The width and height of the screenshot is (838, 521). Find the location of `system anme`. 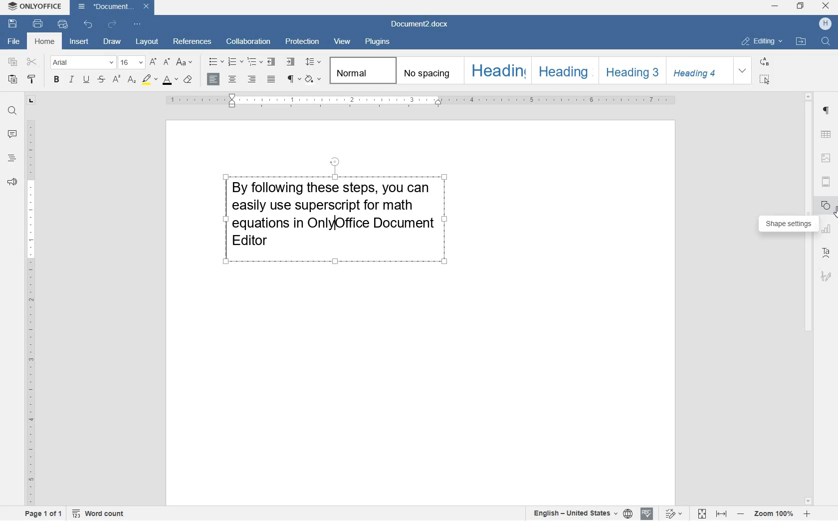

system anme is located at coordinates (35, 6).